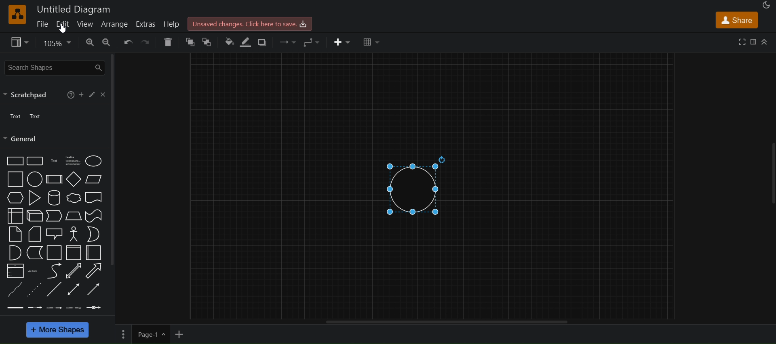 This screenshot has width=776, height=344. Describe the element at coordinates (15, 271) in the screenshot. I see `list` at that location.